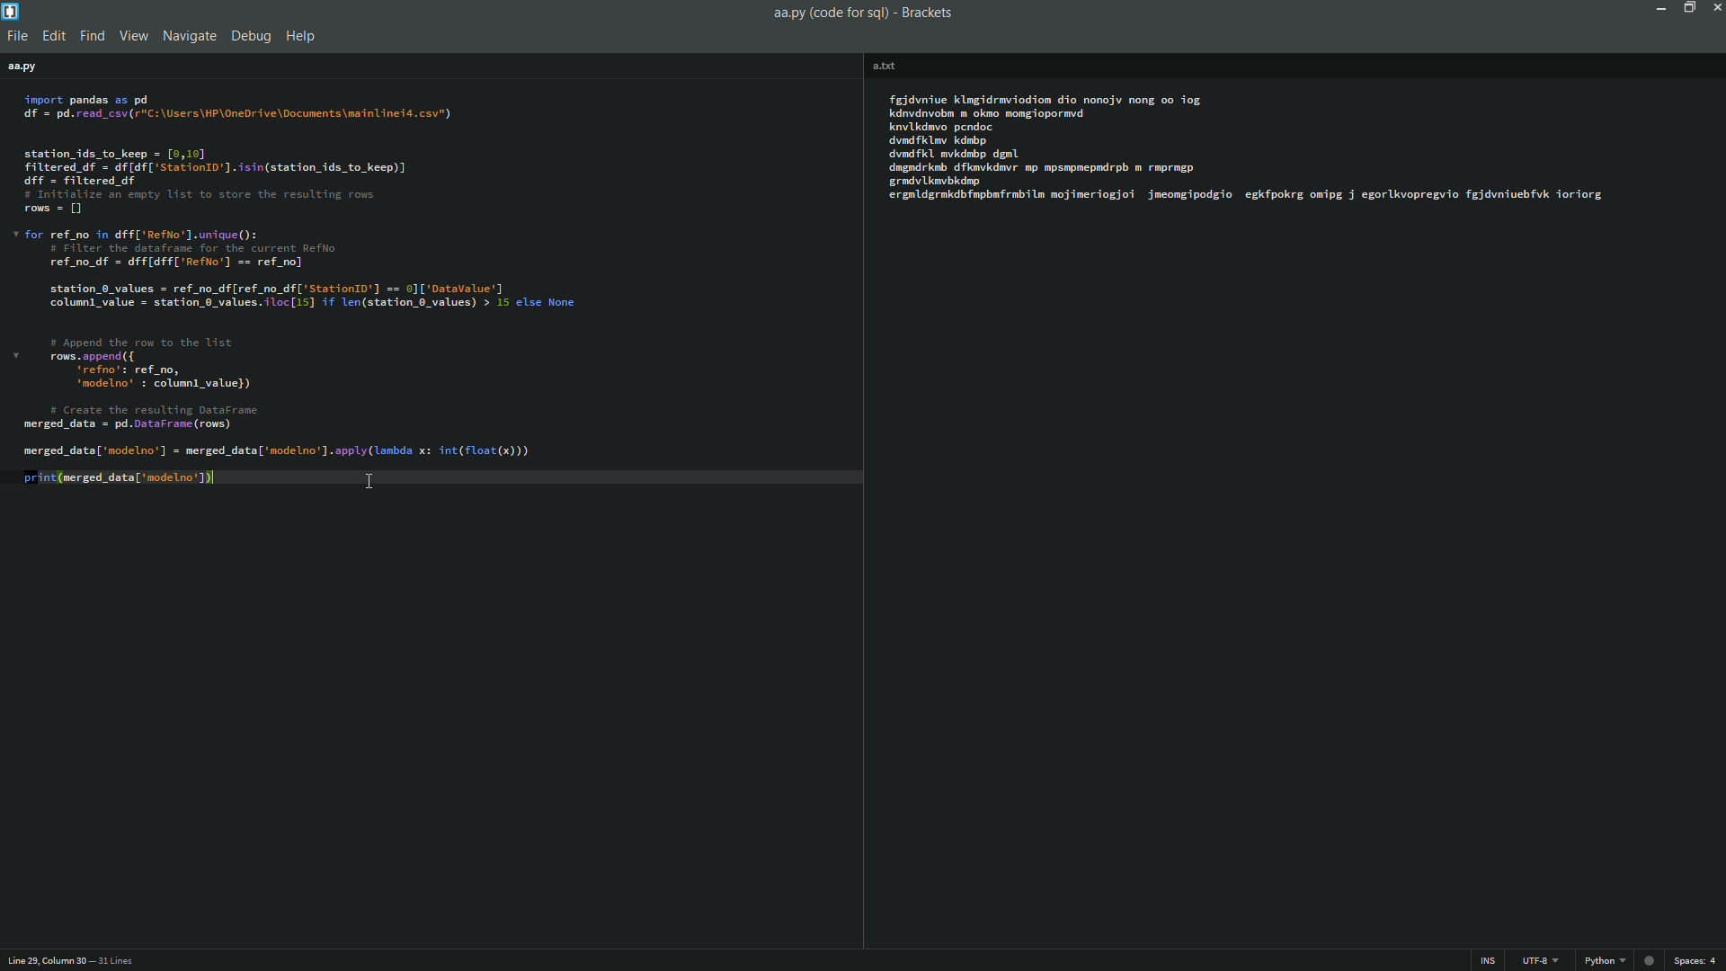 This screenshot has height=971, width=1726. I want to click on code editor, so click(313, 305).